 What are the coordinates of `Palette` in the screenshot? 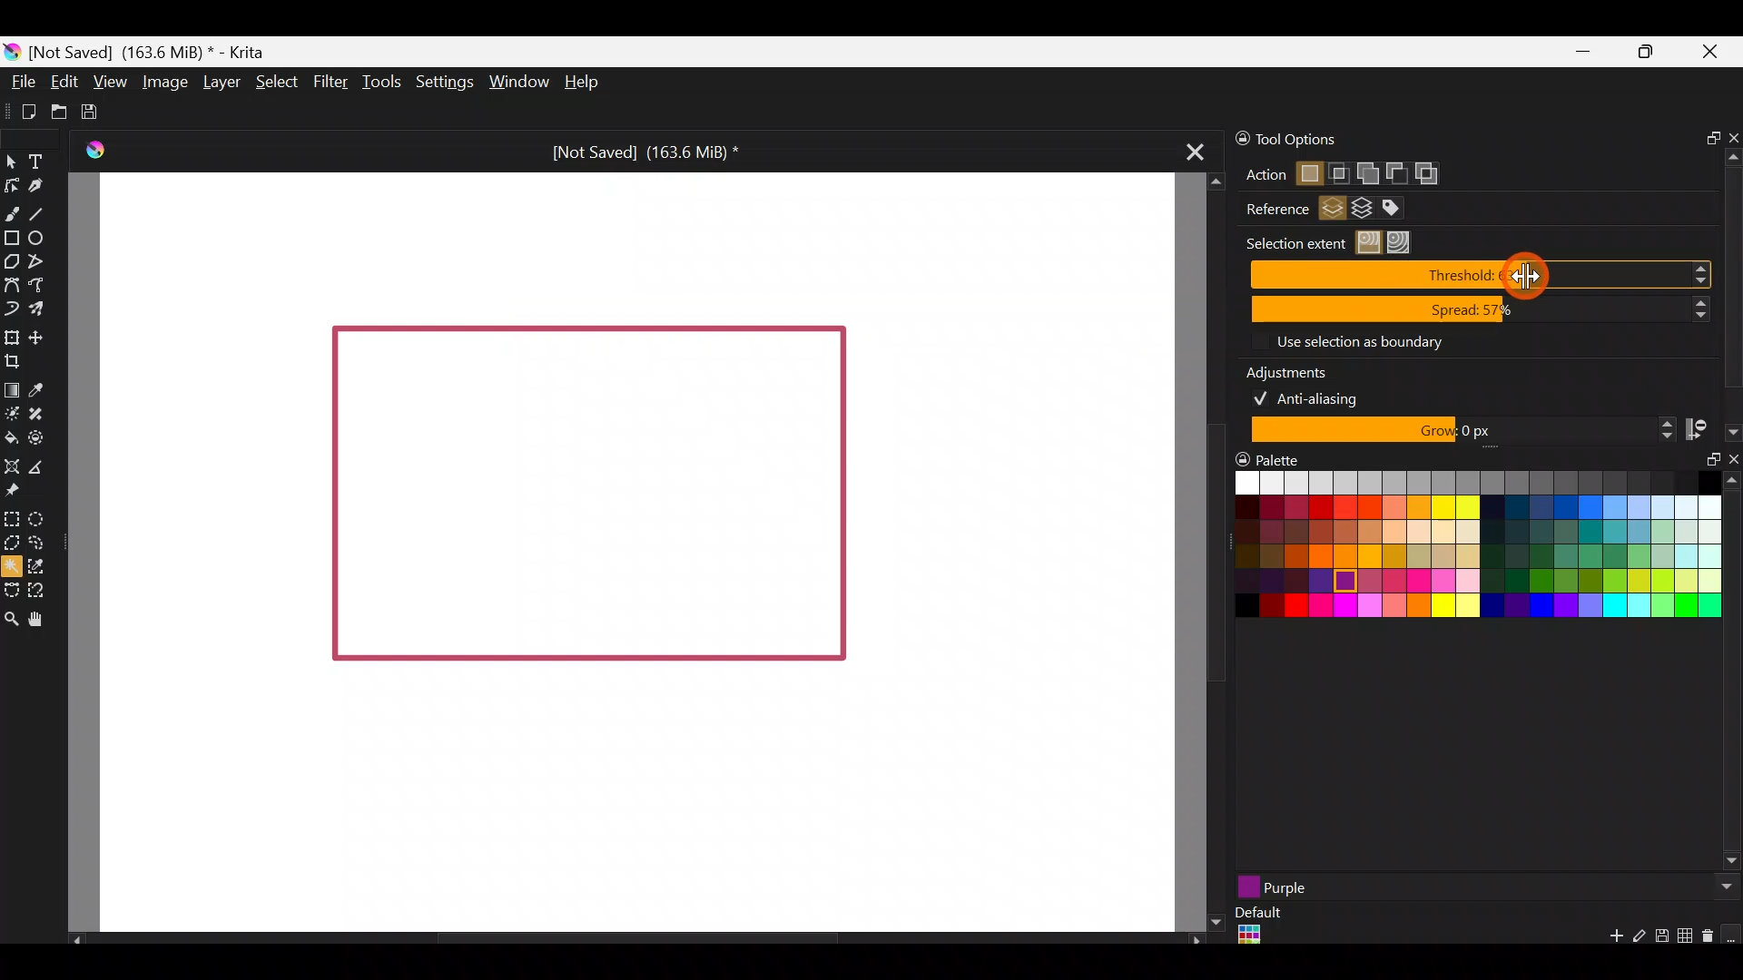 It's located at (1270, 458).